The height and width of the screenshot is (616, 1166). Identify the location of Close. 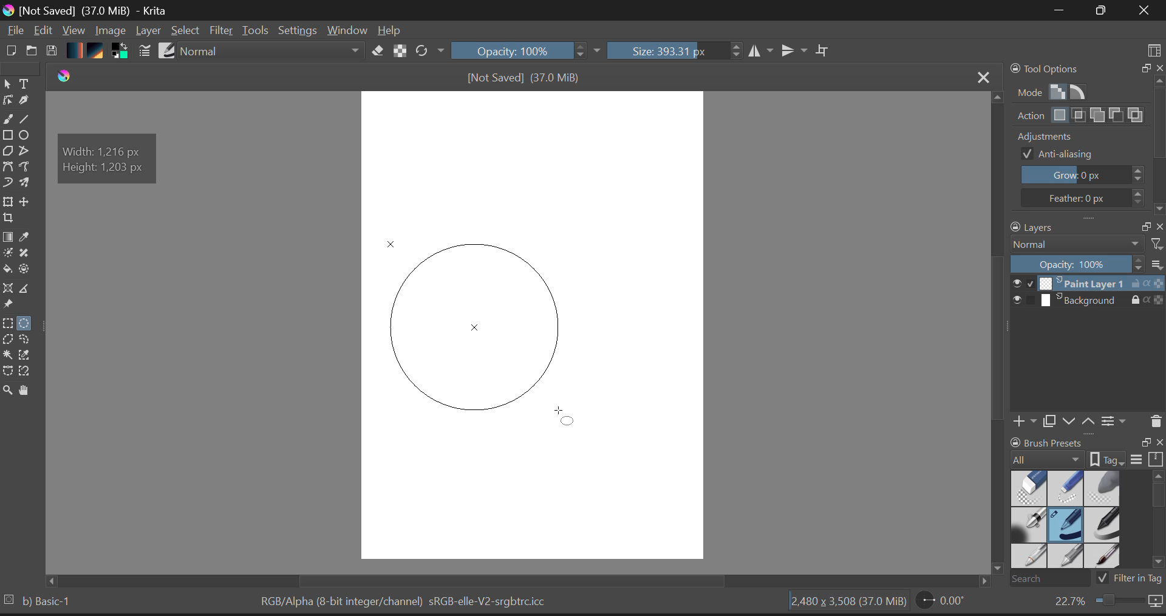
(1142, 12).